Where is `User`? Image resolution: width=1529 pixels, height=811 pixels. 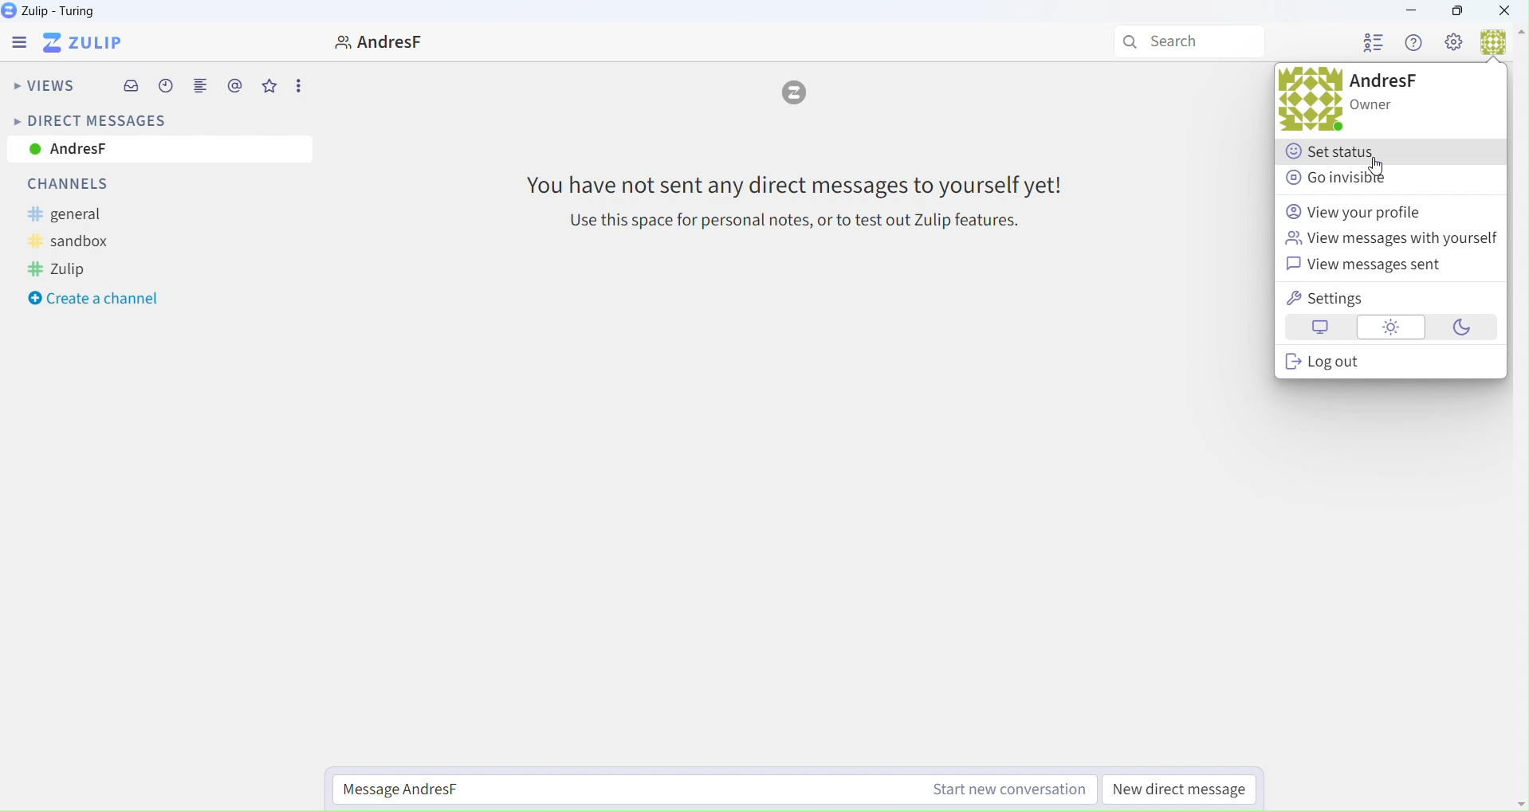 User is located at coordinates (371, 41).